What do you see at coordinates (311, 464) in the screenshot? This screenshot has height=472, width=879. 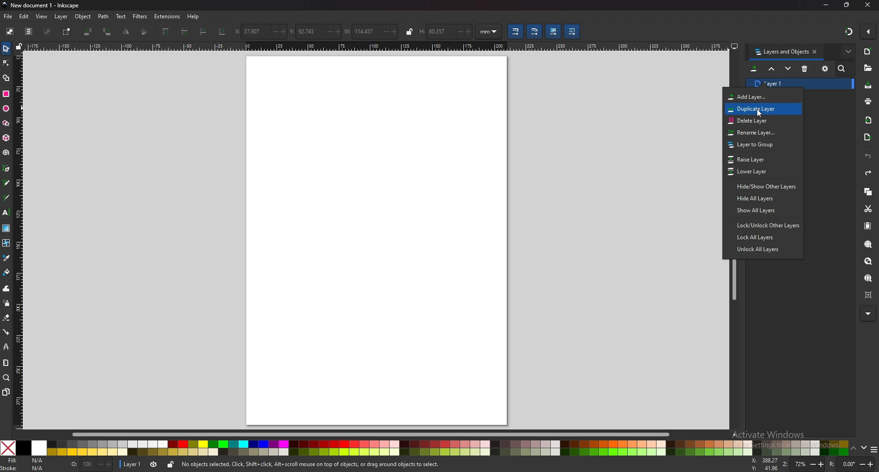 I see `info` at bounding box center [311, 464].